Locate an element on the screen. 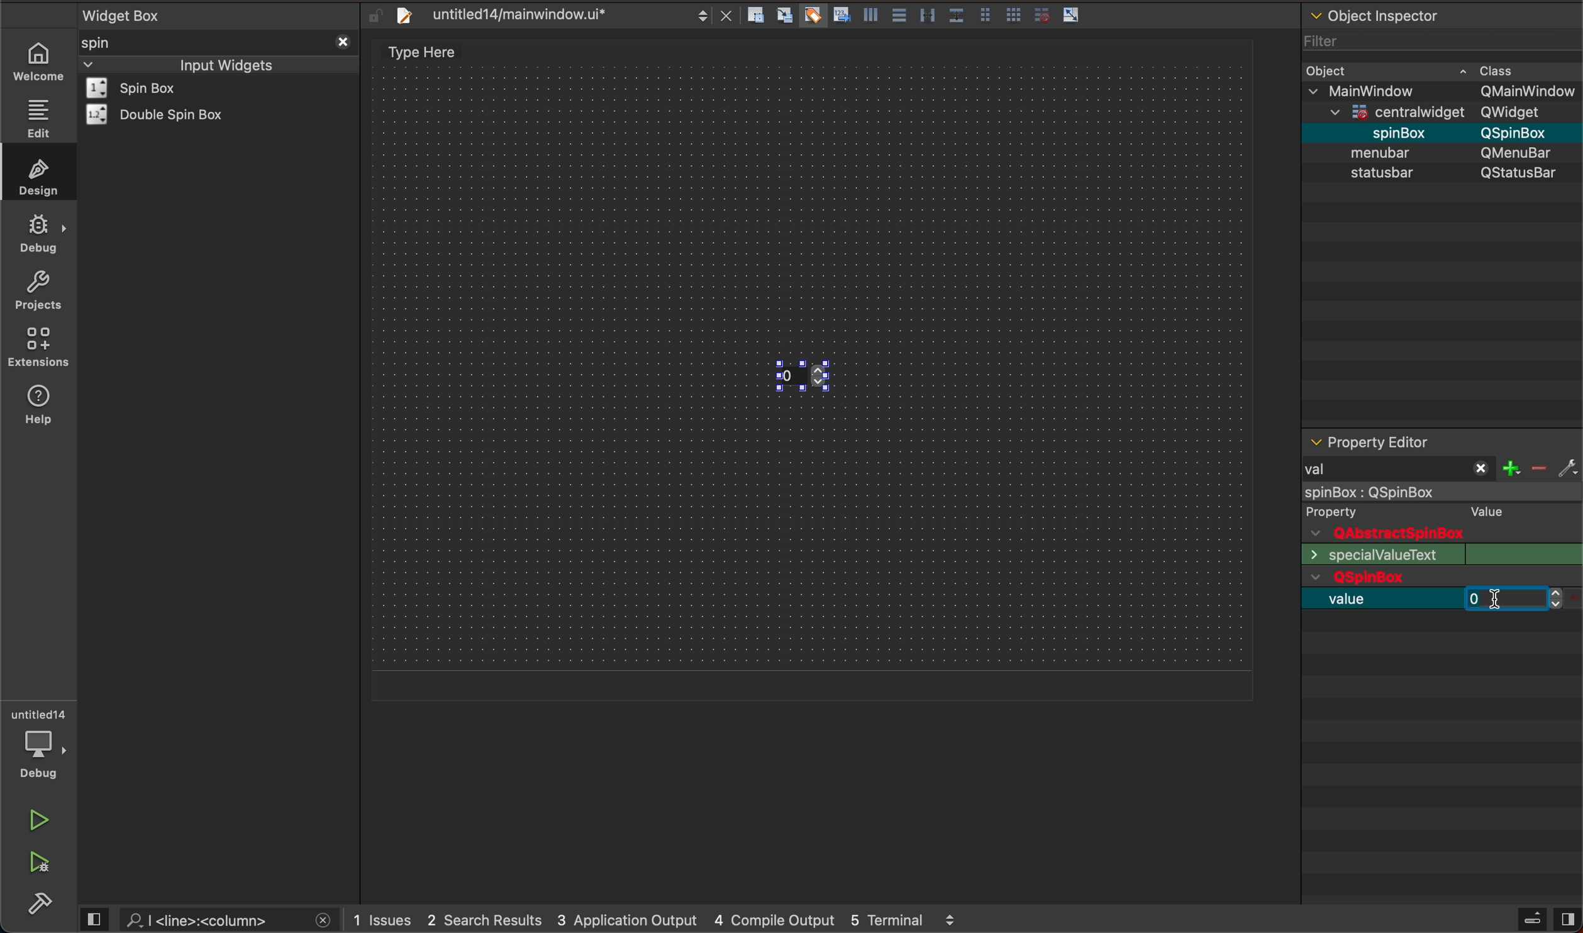 The image size is (1583, 933). text is located at coordinates (1347, 511).